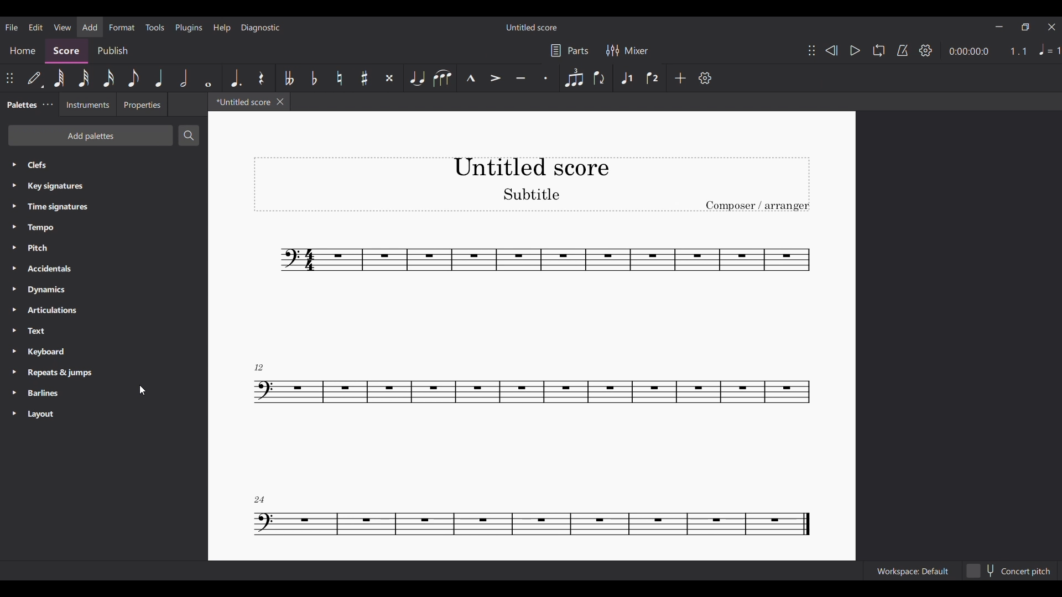 This screenshot has height=597, width=1062. Describe the element at coordinates (70, 374) in the screenshot. I see `Repeats & jumps` at that location.